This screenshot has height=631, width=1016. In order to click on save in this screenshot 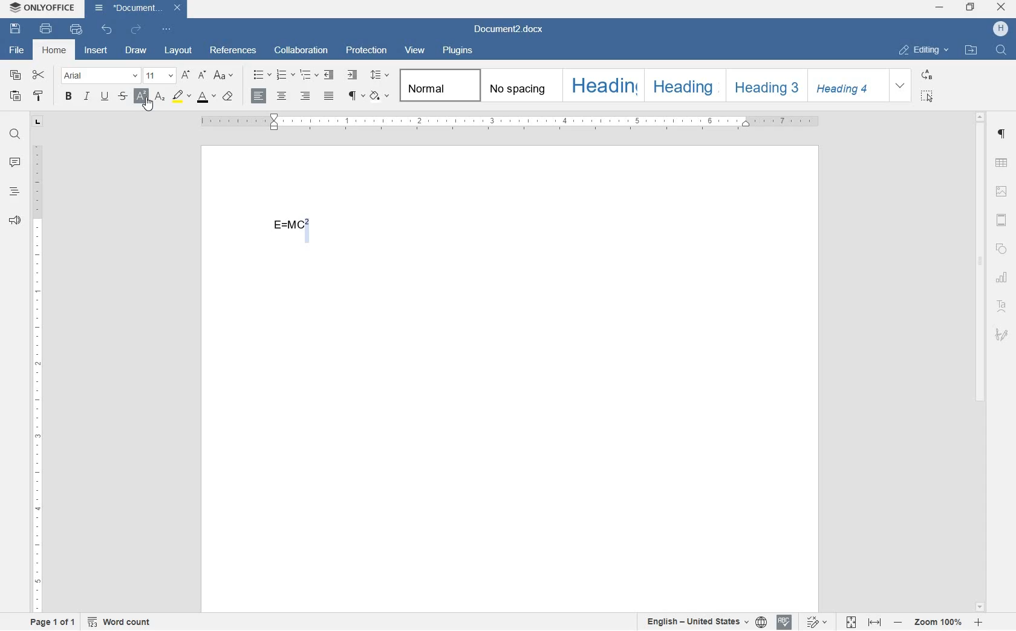, I will do `click(15, 29)`.